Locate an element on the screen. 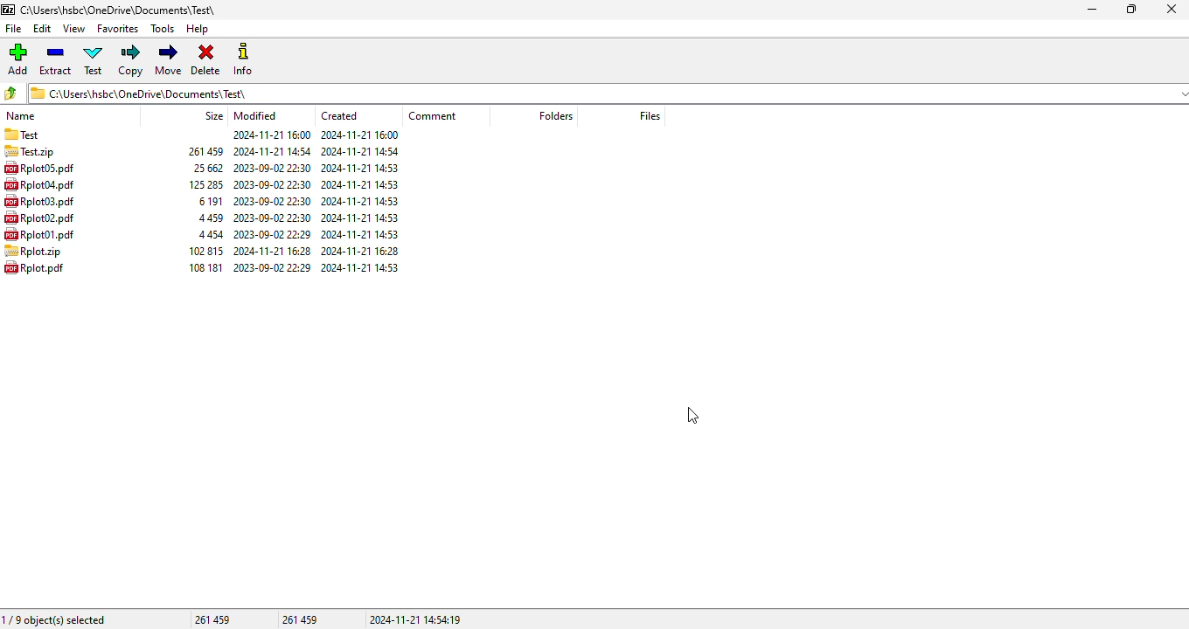 The width and height of the screenshot is (1189, 629). size is located at coordinates (209, 218).